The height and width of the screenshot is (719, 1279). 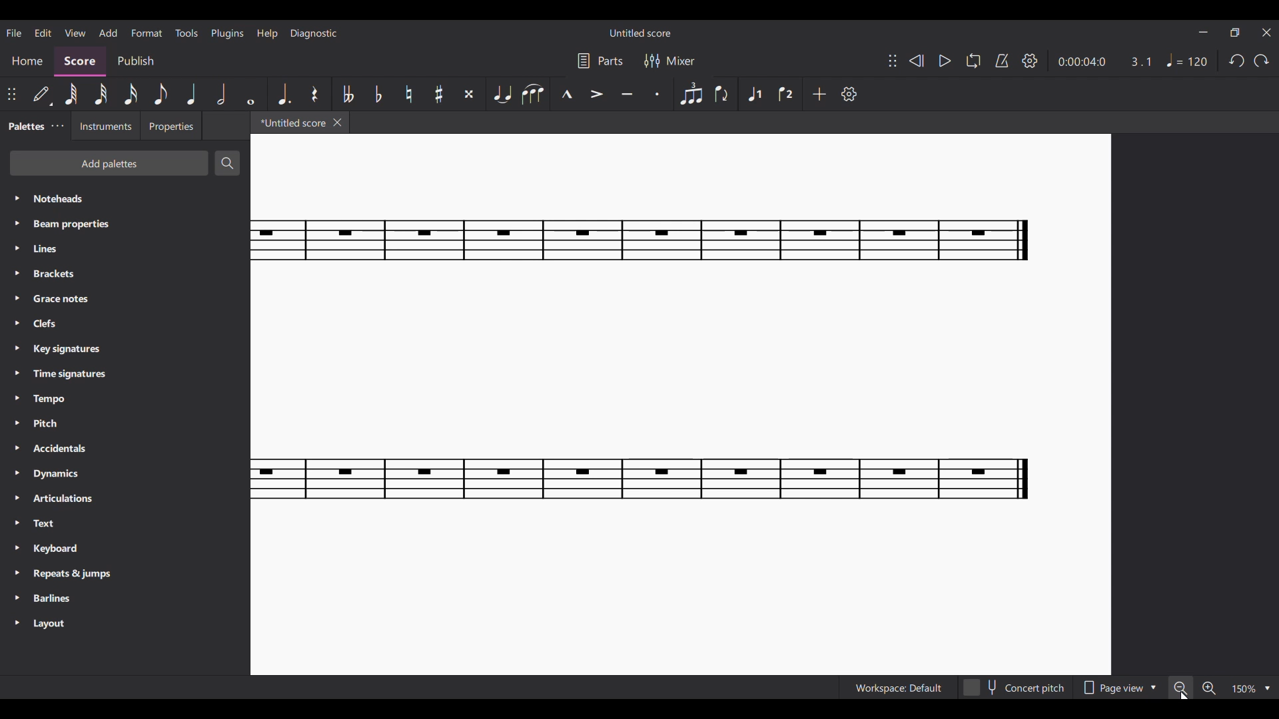 I want to click on Plugins menu, so click(x=227, y=34).